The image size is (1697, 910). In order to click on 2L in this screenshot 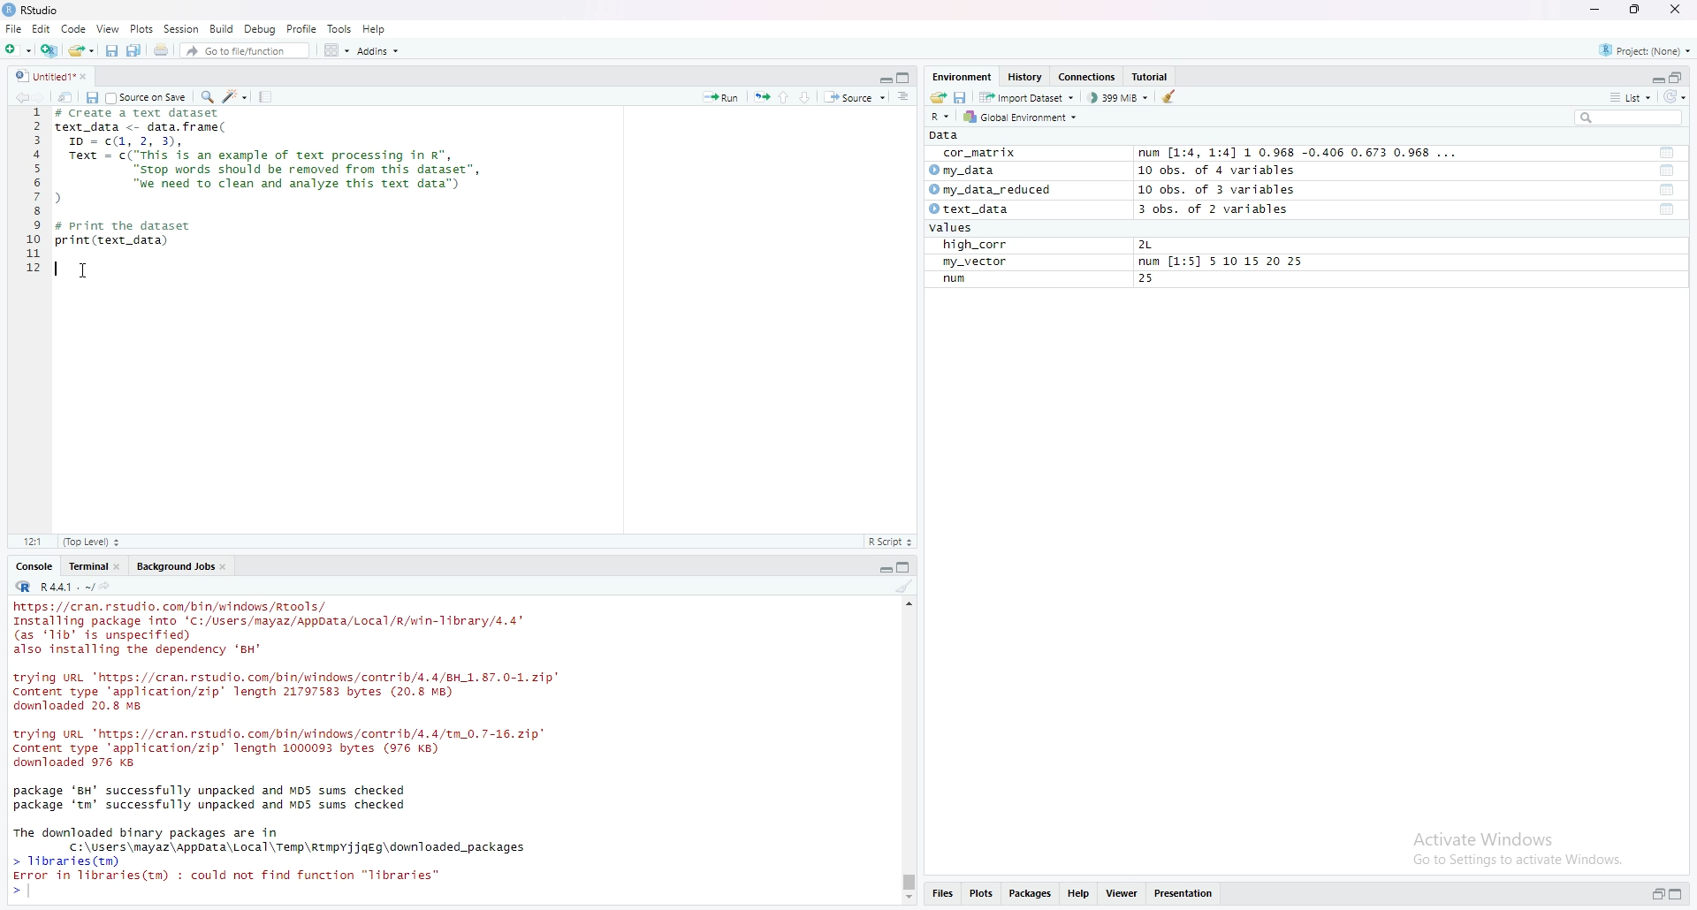, I will do `click(1145, 245)`.